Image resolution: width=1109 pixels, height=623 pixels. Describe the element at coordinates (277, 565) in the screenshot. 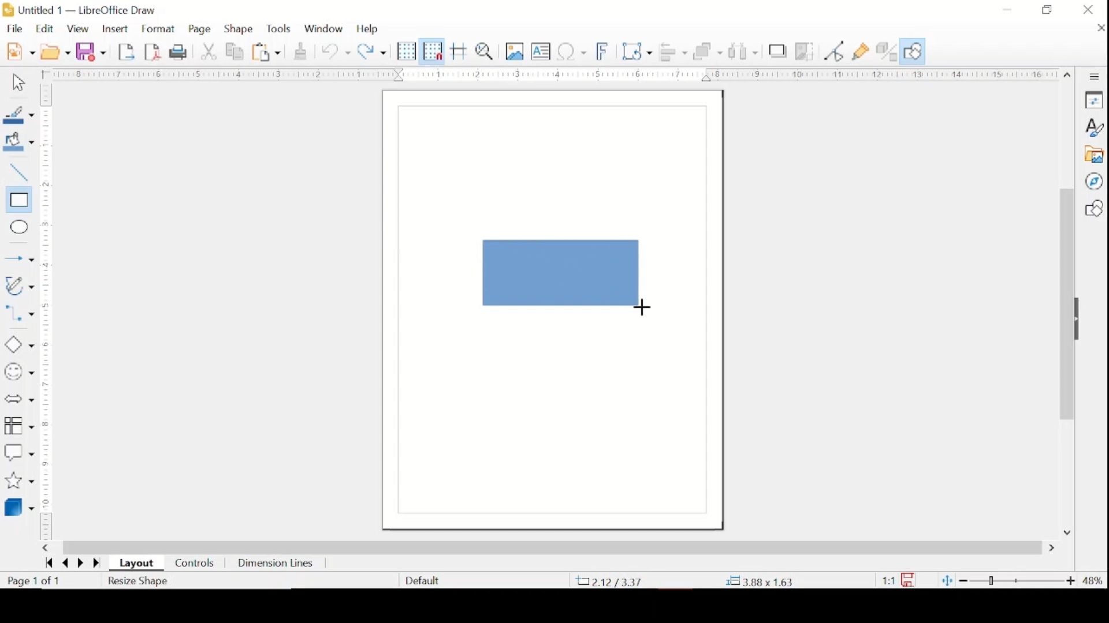

I see `dimension lines` at that location.